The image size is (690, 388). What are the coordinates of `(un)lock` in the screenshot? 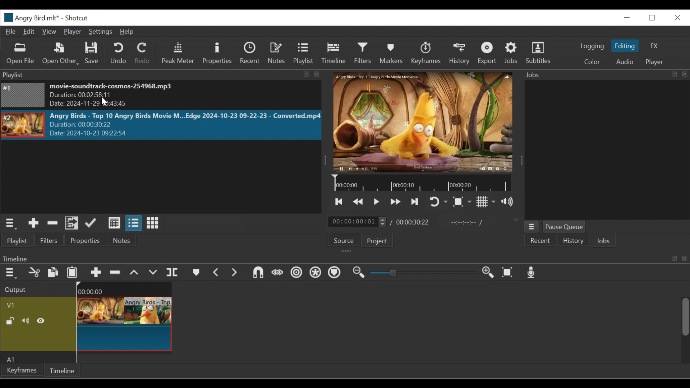 It's located at (10, 320).